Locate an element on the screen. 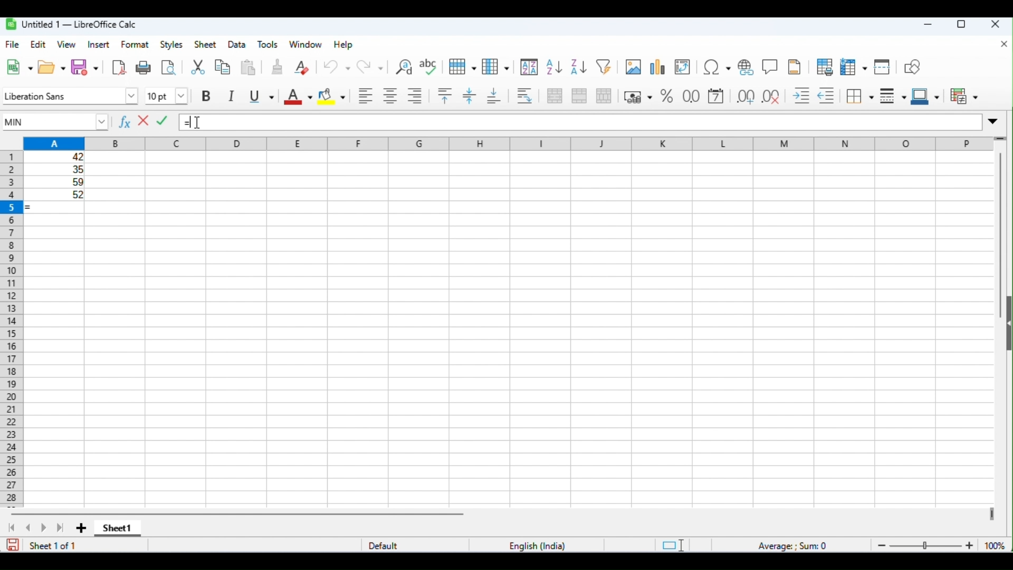 This screenshot has width=1013, height=570. align center is located at coordinates (389, 96).